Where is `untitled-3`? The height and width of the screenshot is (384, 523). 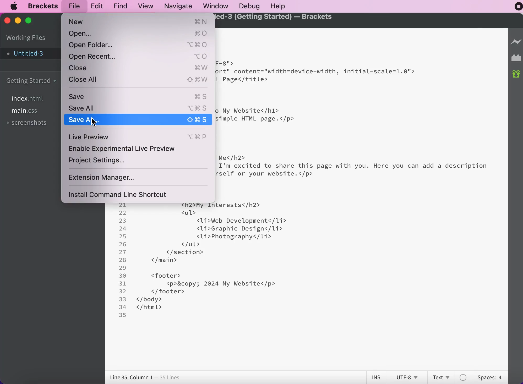 untitled-3 is located at coordinates (29, 54).